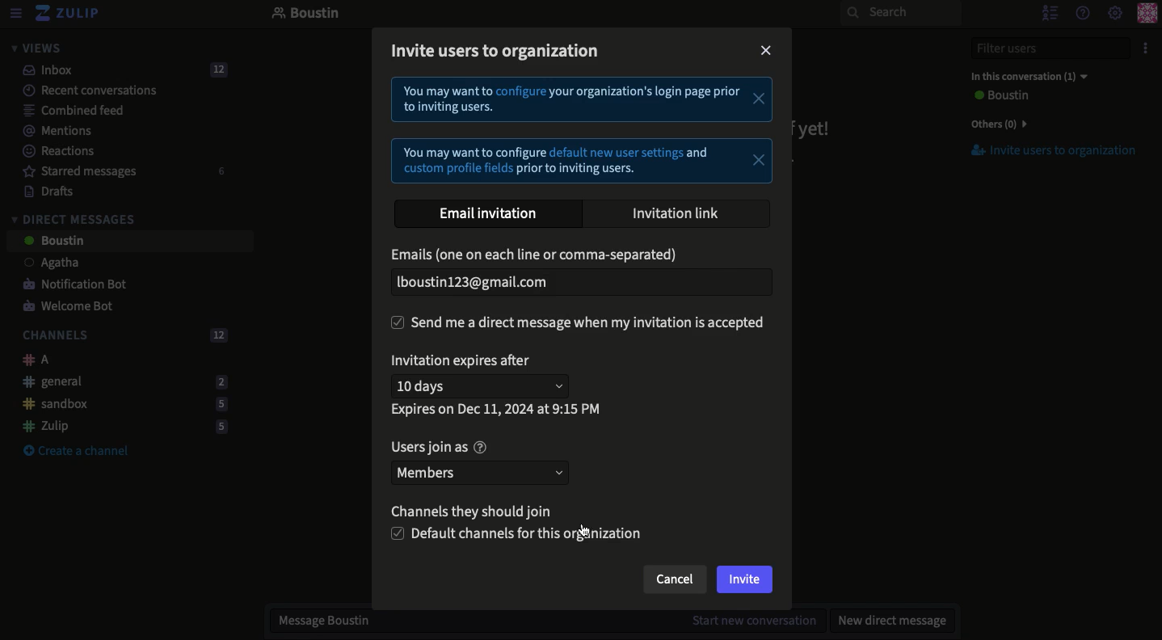  I want to click on Channels, so click(121, 336).